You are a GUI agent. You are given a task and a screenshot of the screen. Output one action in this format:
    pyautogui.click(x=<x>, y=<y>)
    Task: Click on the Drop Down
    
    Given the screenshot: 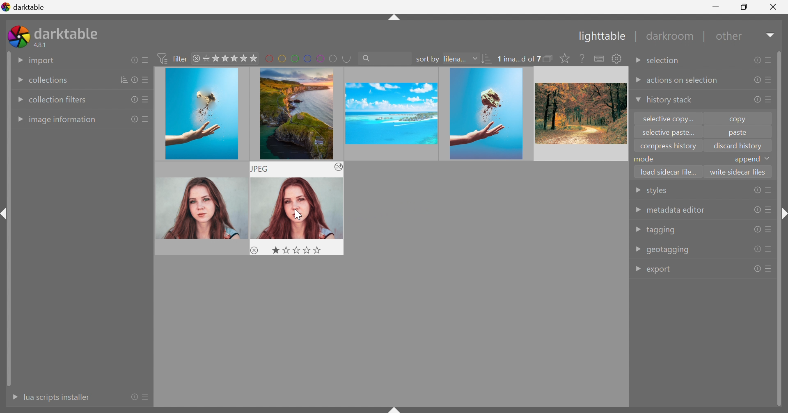 What is the action you would take?
    pyautogui.click(x=771, y=35)
    